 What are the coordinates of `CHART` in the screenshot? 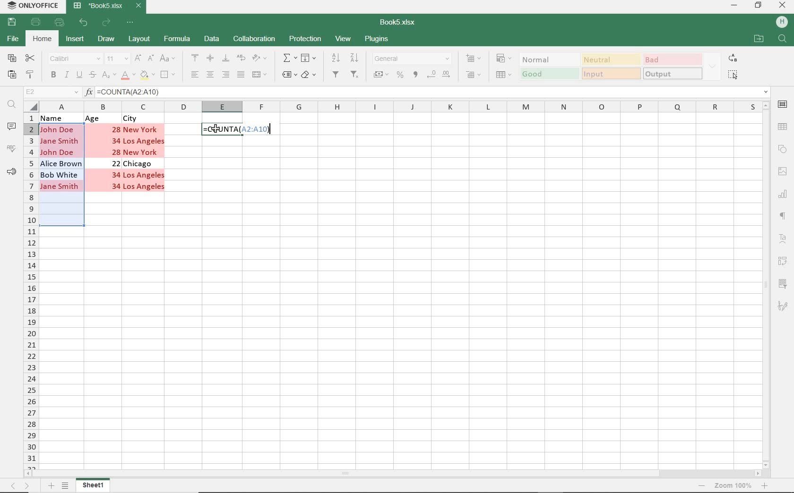 It's located at (782, 192).